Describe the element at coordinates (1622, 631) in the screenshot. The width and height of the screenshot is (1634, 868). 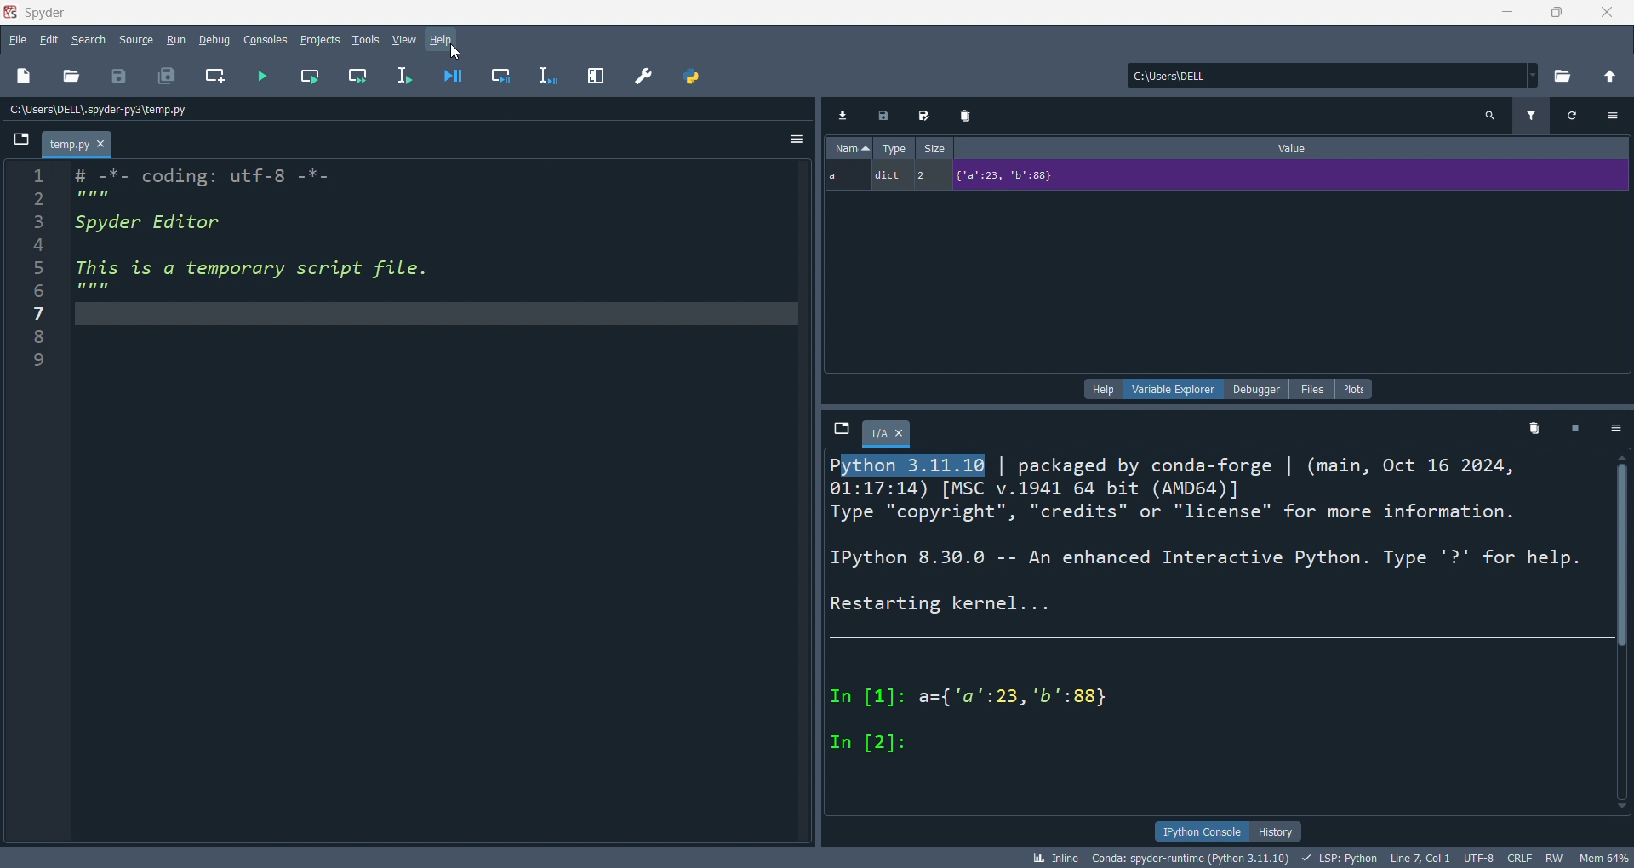
I see `Vertical scroll bar` at that location.